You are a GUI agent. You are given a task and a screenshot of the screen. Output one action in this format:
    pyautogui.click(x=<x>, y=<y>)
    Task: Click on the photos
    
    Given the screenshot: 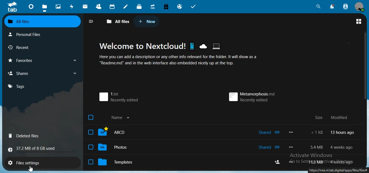 What is the action you would take?
    pyautogui.click(x=58, y=6)
    